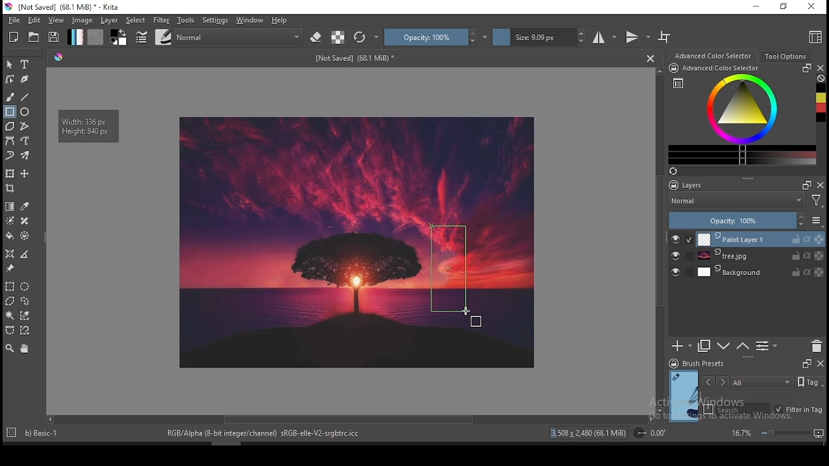 The width and height of the screenshot is (829, 466). I want to click on calligraphy, so click(24, 79).